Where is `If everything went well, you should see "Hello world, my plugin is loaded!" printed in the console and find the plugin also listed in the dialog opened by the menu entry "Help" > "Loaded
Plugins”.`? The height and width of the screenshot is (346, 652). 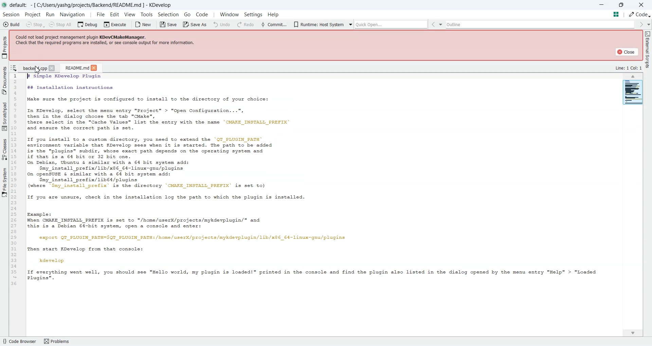 If everything went well, you should see "Hello world, my plugin is loaded!" printed in the console and find the plugin also listed in the dialog opened by the menu entry "Help" > "Loaded
Plugins”. is located at coordinates (314, 276).